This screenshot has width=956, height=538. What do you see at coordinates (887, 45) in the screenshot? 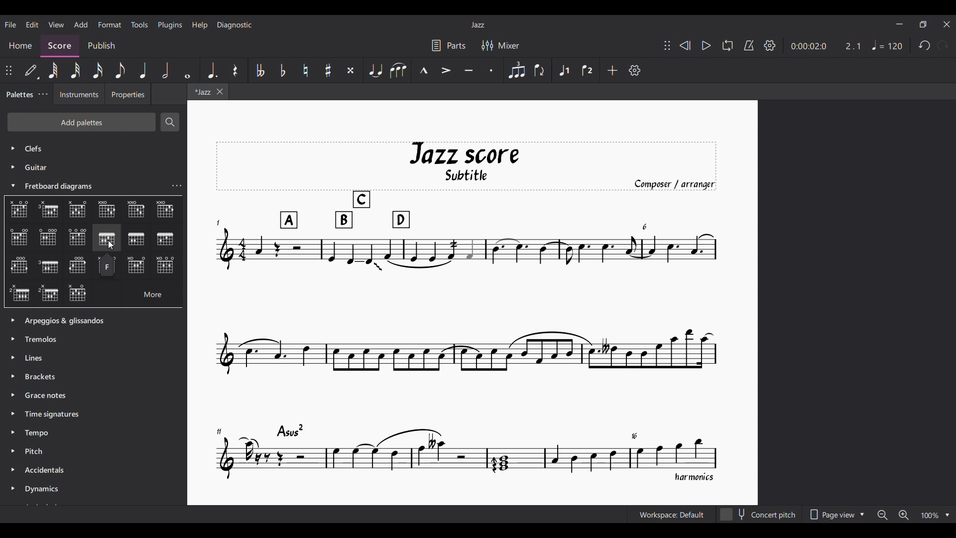
I see `Tempo` at bounding box center [887, 45].